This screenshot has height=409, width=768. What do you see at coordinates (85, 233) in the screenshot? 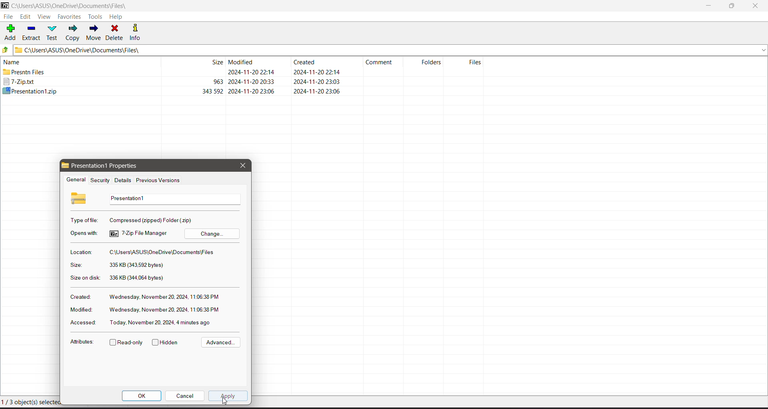
I see `Opens with` at bounding box center [85, 233].